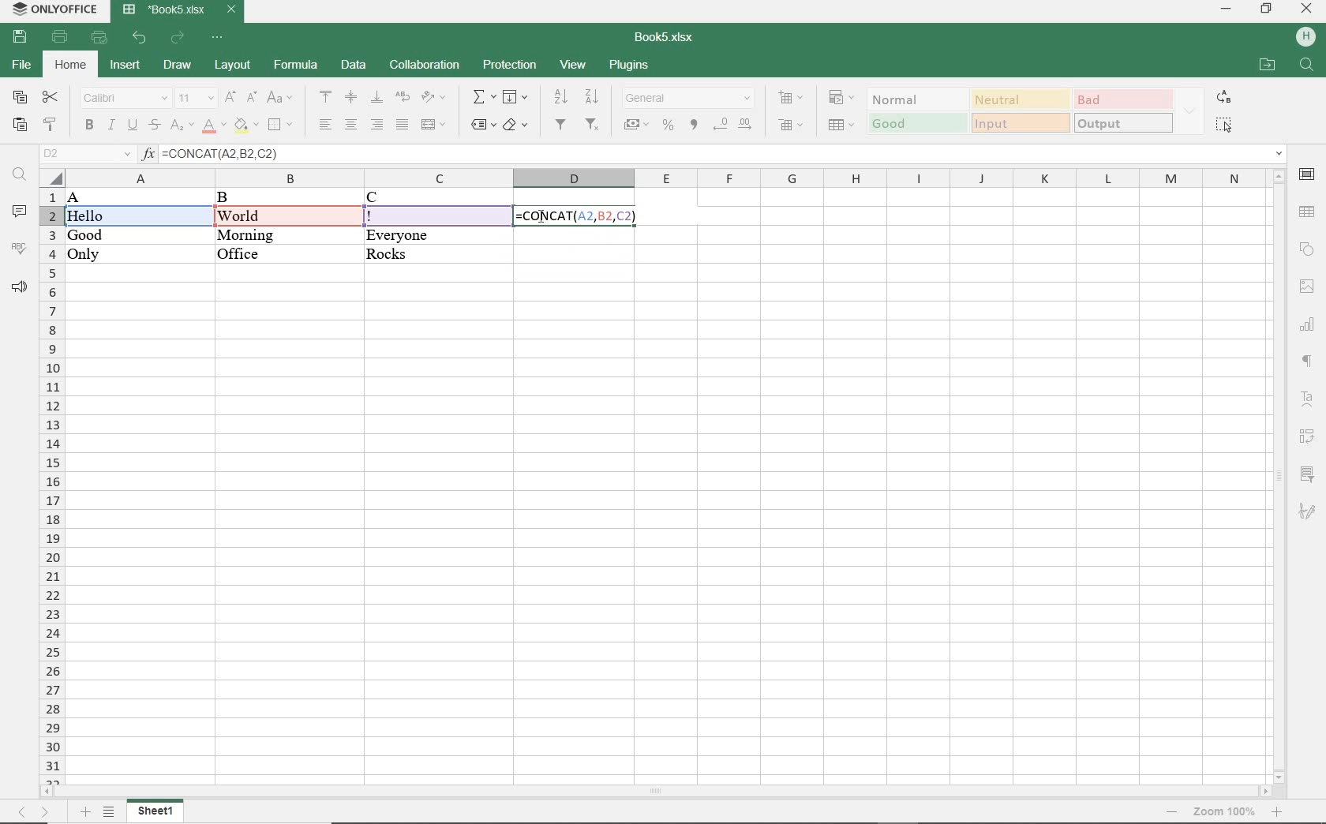 The height and width of the screenshot is (824, 1326). I want to click on Function, so click(148, 155).